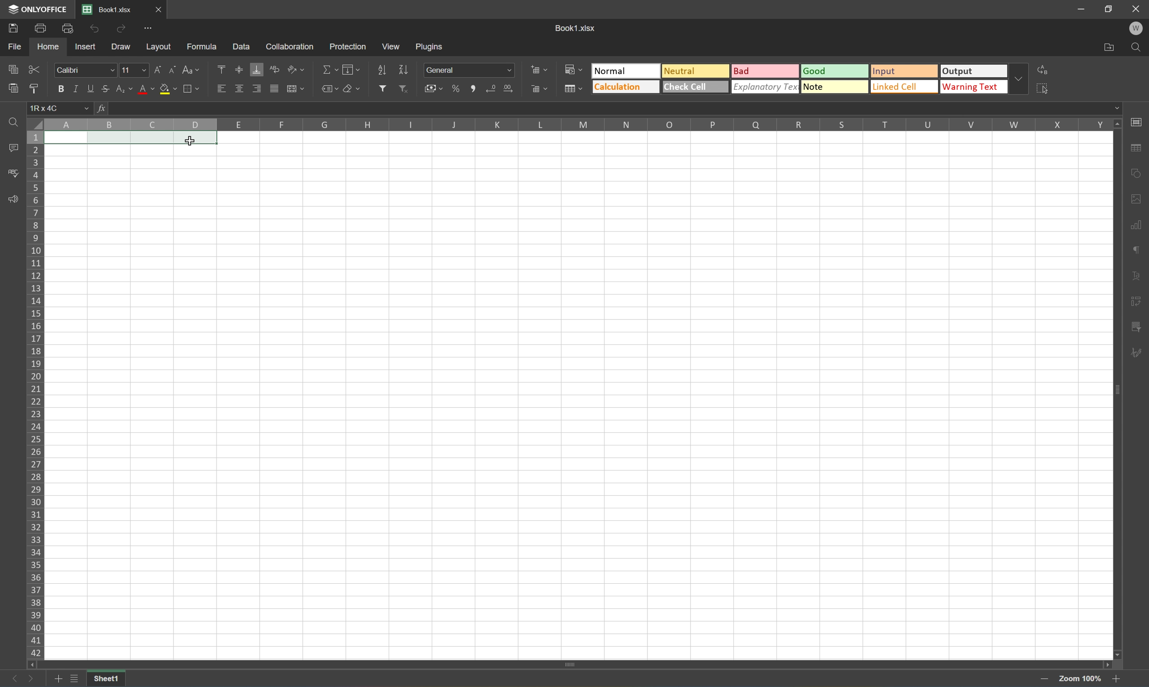  Describe the element at coordinates (1135, 250) in the screenshot. I see `Paragraph settings` at that location.